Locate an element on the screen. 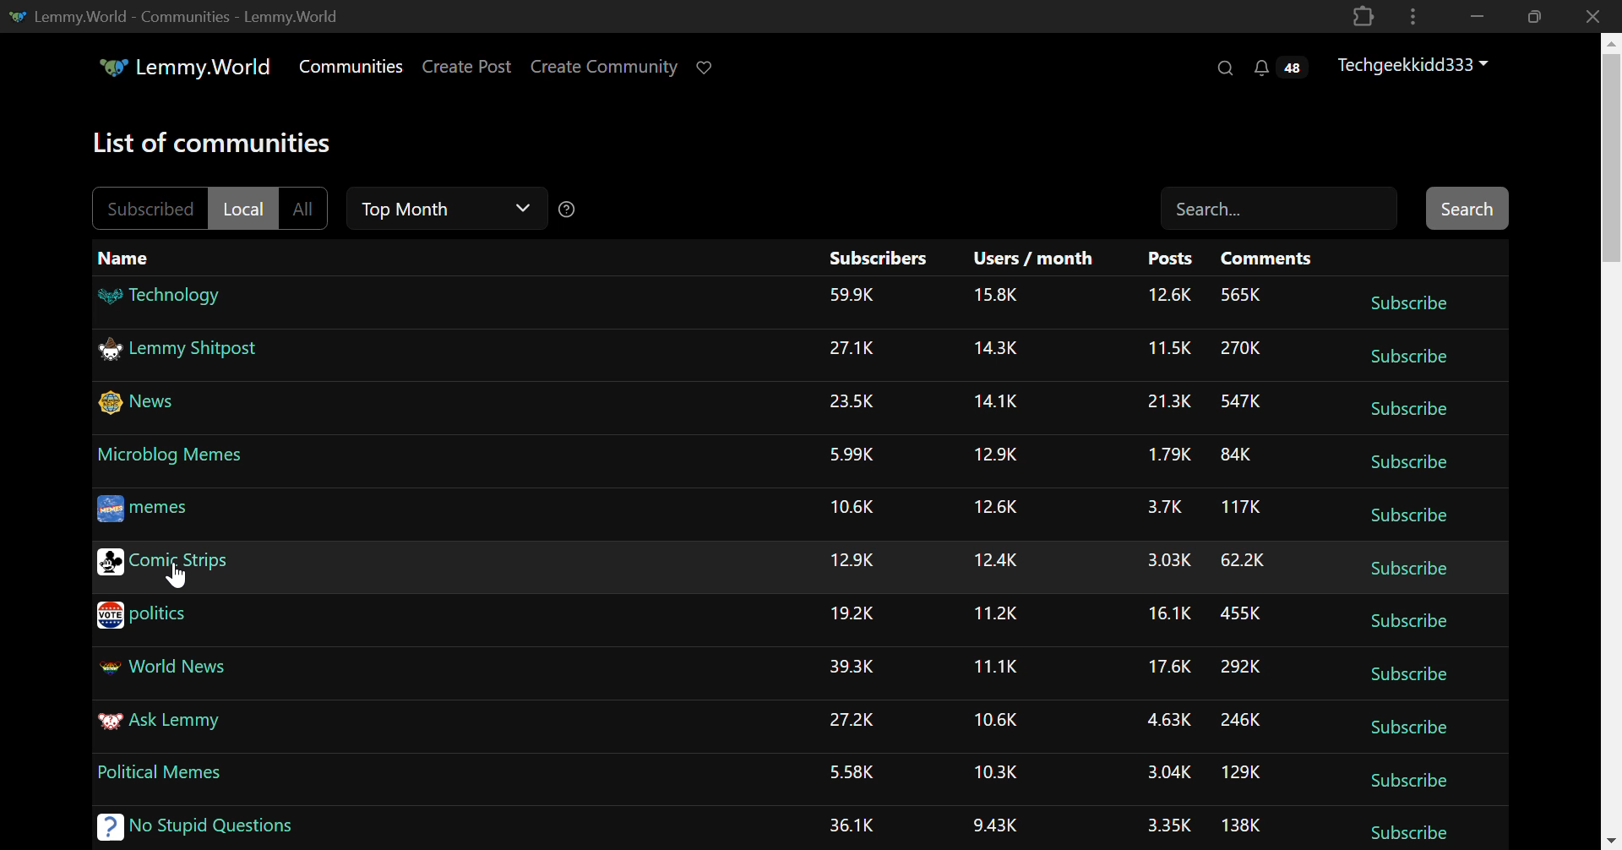 The width and height of the screenshot is (1622, 850). 10.3K is located at coordinates (997, 771).